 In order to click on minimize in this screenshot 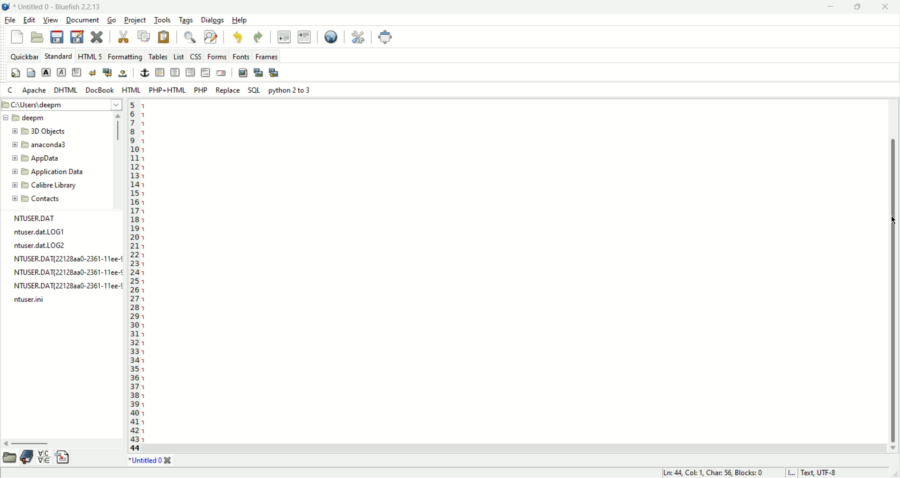, I will do `click(833, 7)`.